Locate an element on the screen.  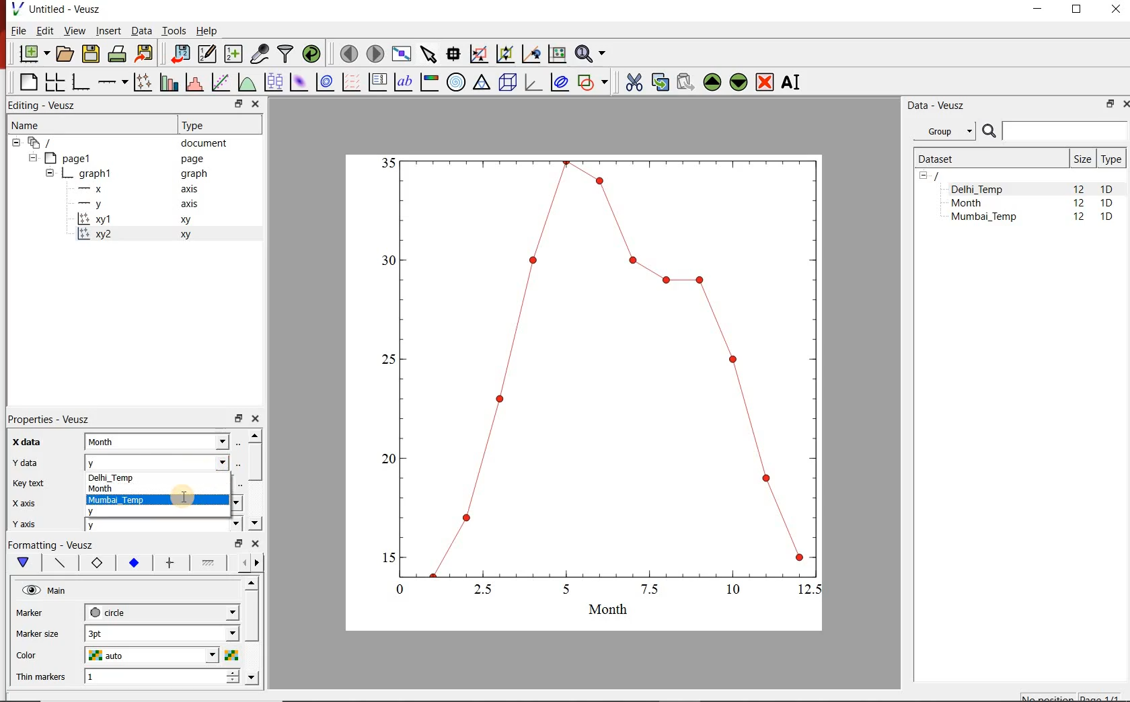
Tick labels is located at coordinates (133, 561).